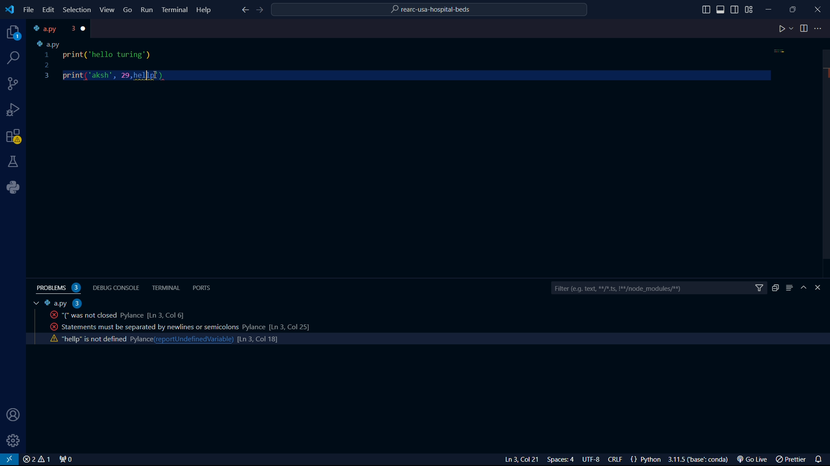 This screenshot has height=466, width=830. Describe the element at coordinates (14, 441) in the screenshot. I see `settings` at that location.